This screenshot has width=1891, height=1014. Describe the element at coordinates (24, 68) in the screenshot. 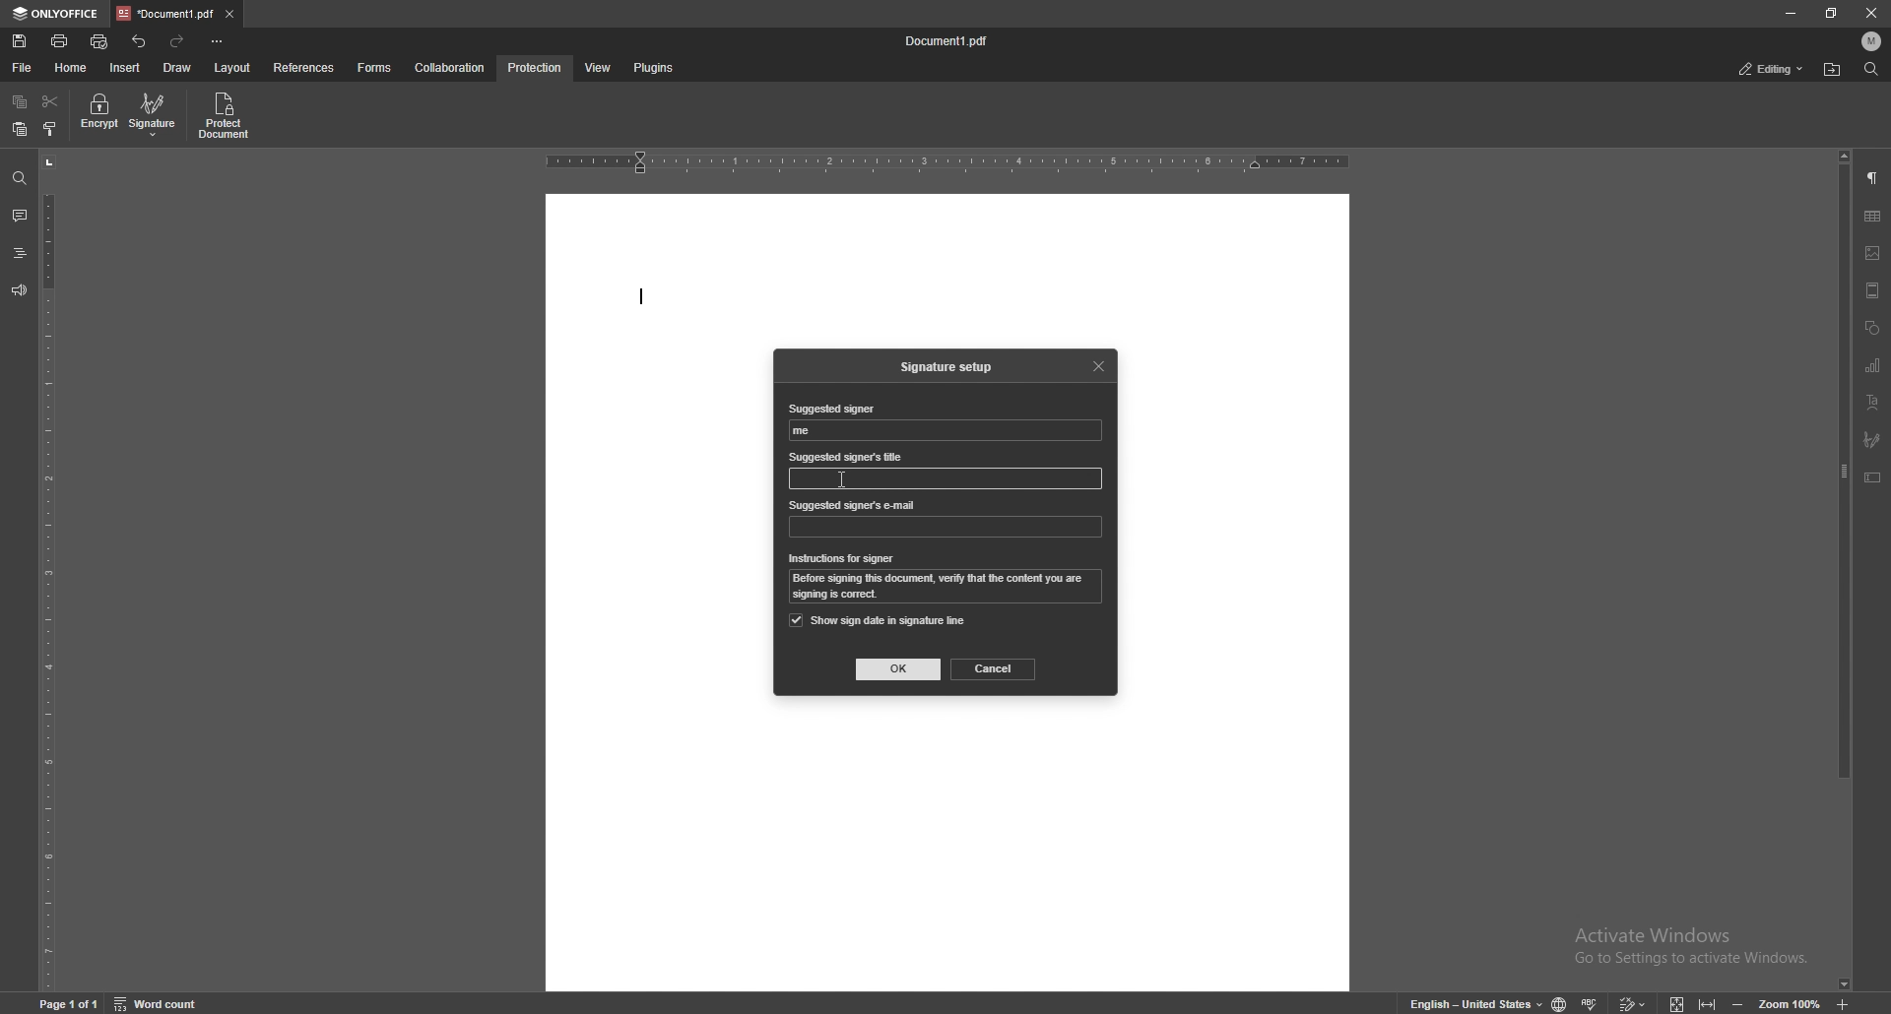

I see `file` at that location.